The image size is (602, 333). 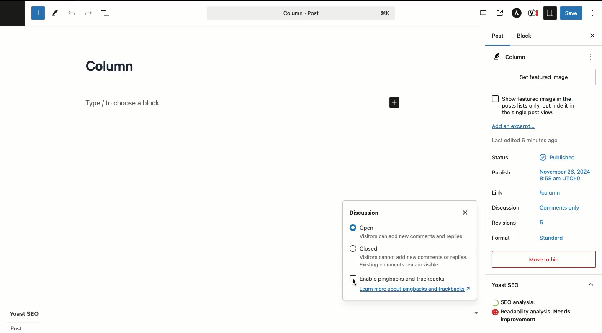 I want to click on Column, so click(x=510, y=56).